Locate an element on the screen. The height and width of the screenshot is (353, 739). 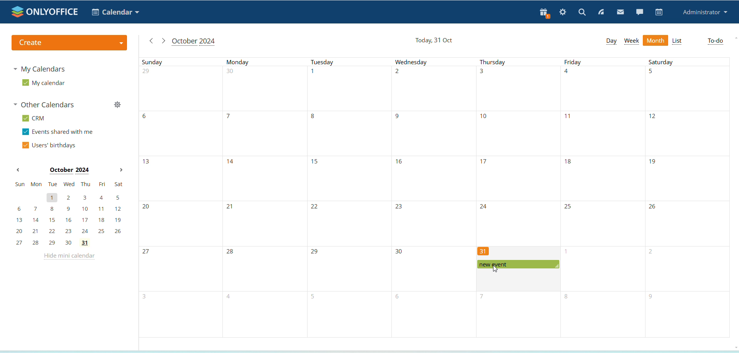
Friday is located at coordinates (604, 198).